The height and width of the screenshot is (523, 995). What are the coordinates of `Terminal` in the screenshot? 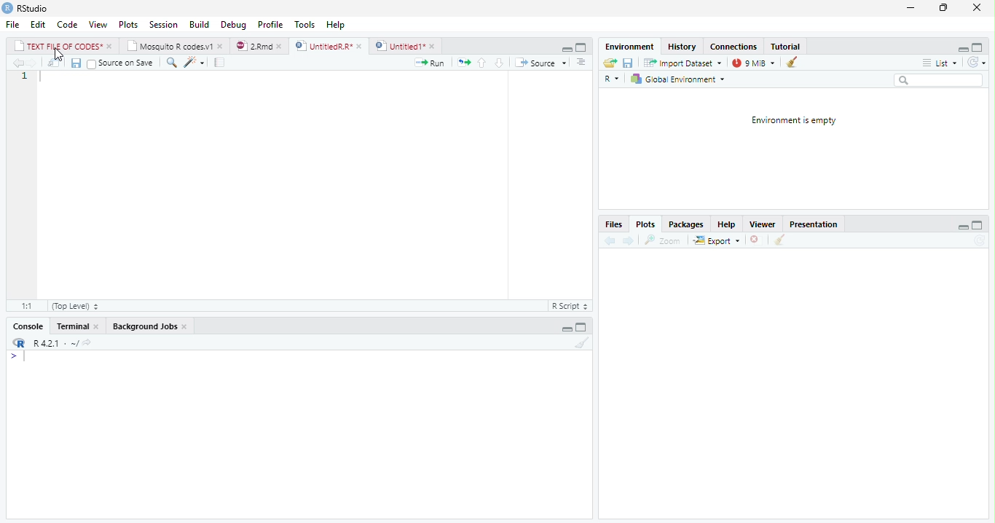 It's located at (76, 326).